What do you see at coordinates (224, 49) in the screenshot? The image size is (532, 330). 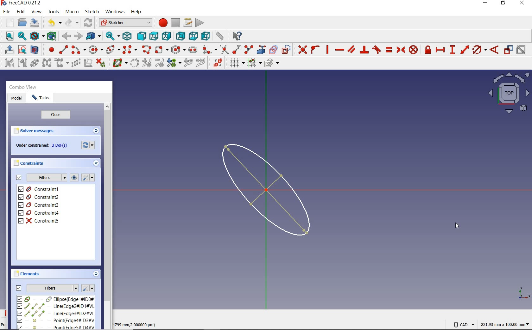 I see `trim edge` at bounding box center [224, 49].